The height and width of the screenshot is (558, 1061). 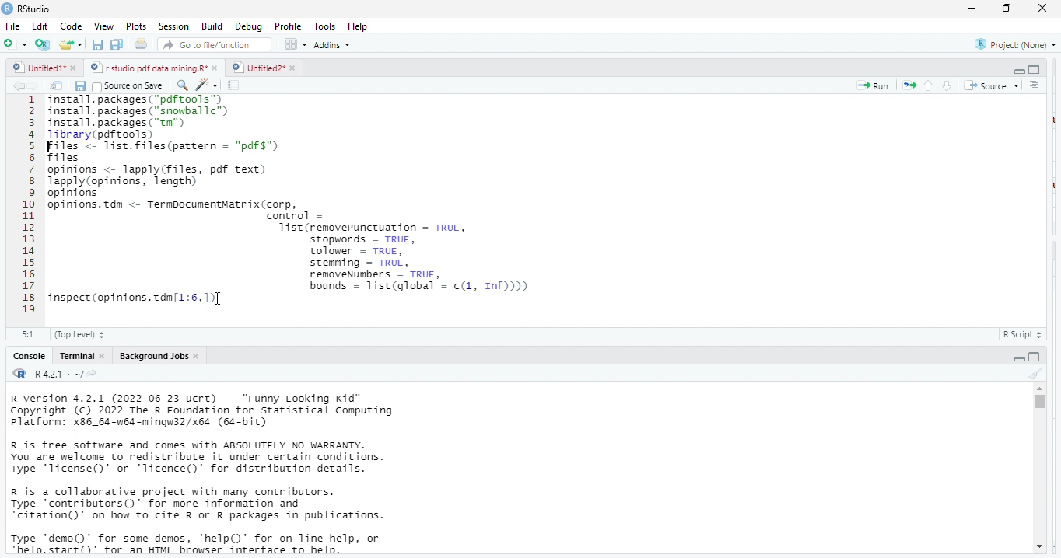 I want to click on untitled1, so click(x=37, y=68).